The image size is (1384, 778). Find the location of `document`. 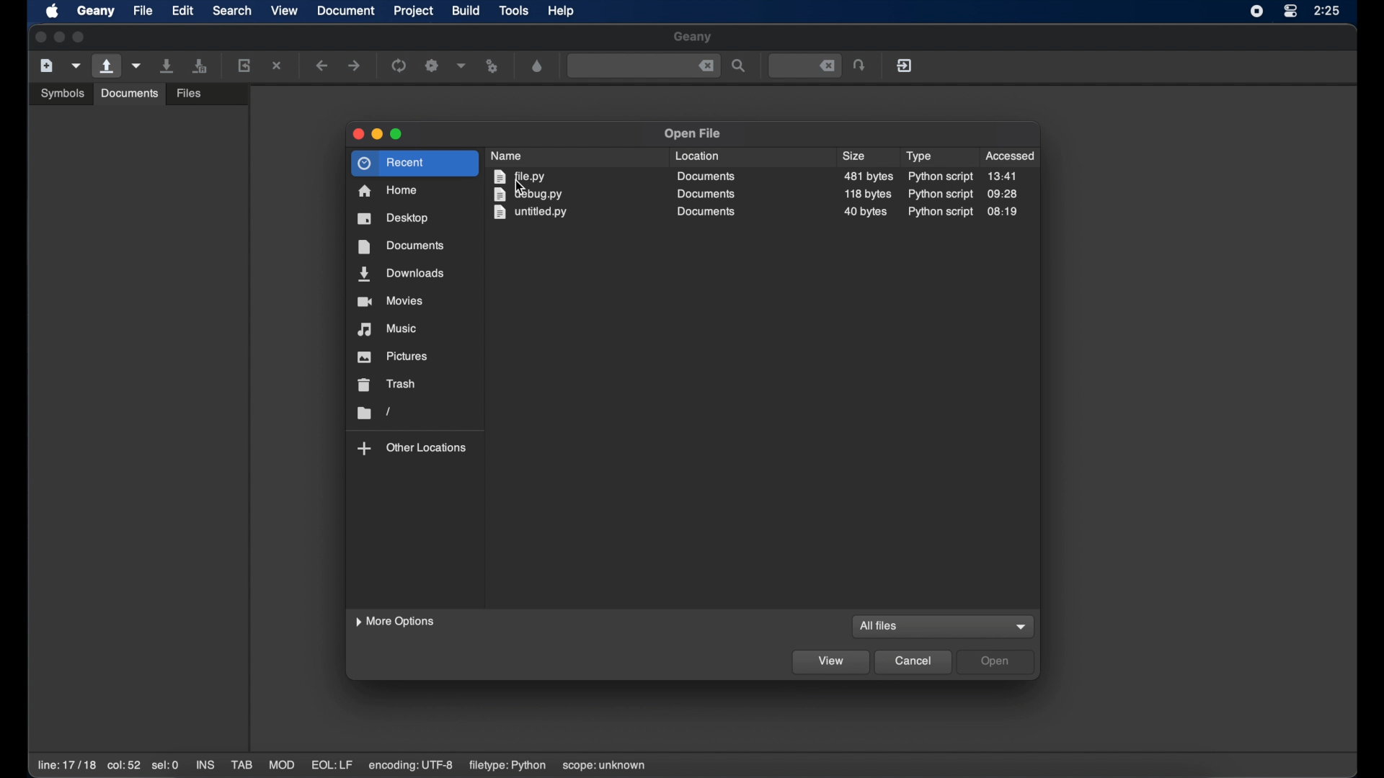

document is located at coordinates (345, 10).